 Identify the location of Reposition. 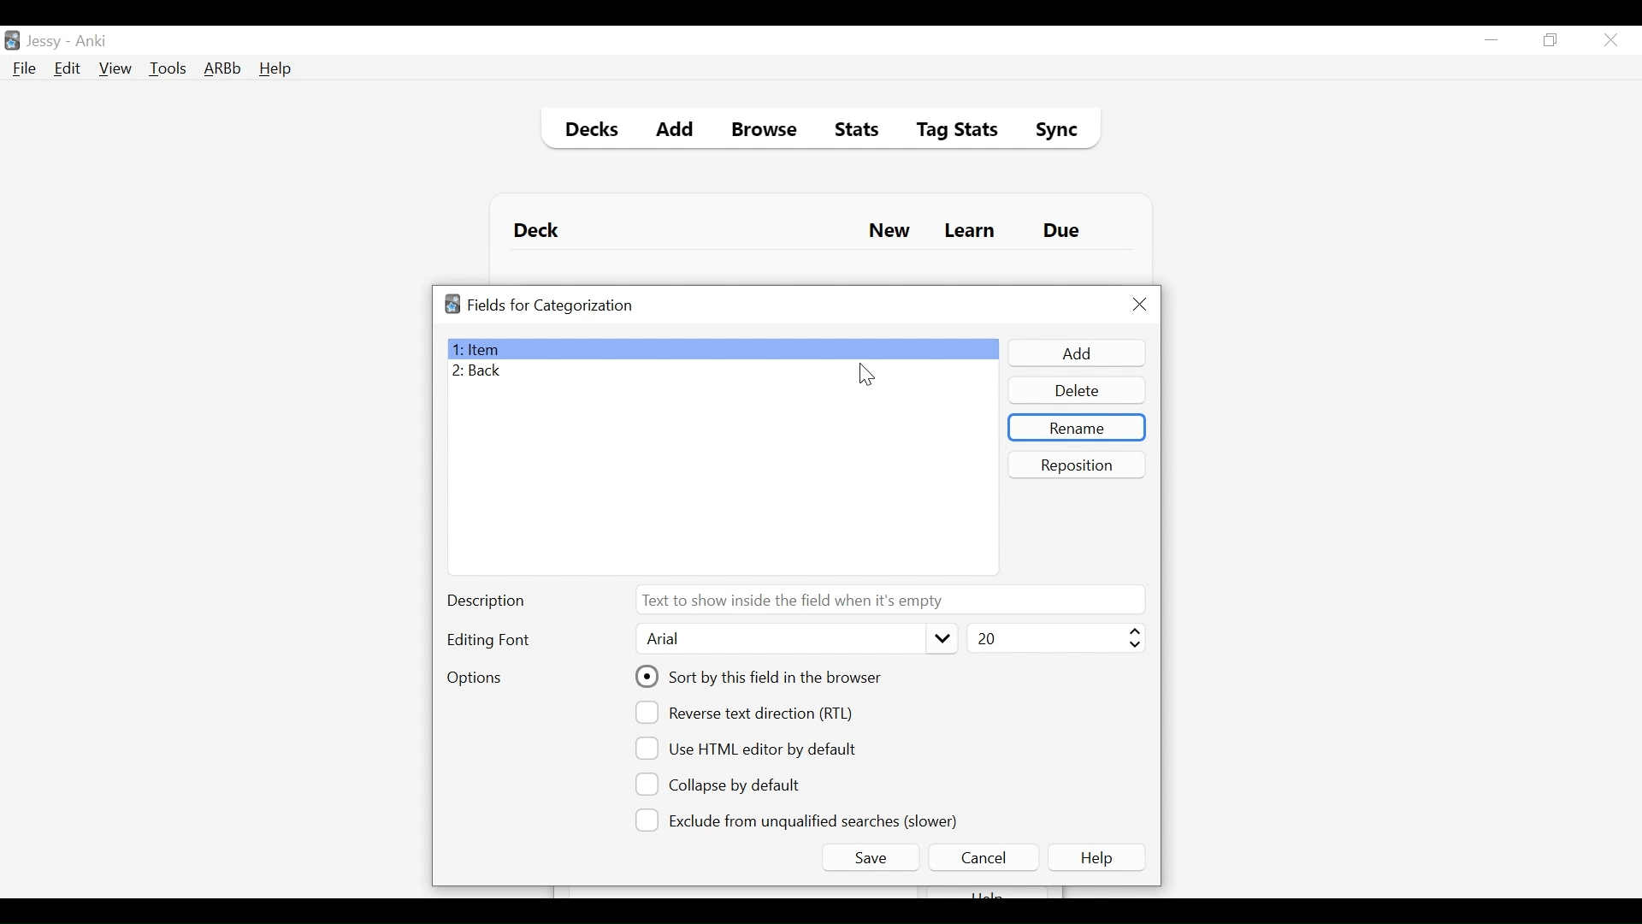
(1078, 465).